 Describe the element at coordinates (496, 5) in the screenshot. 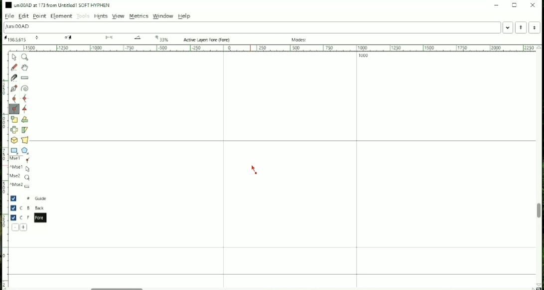

I see `Minimize` at that location.